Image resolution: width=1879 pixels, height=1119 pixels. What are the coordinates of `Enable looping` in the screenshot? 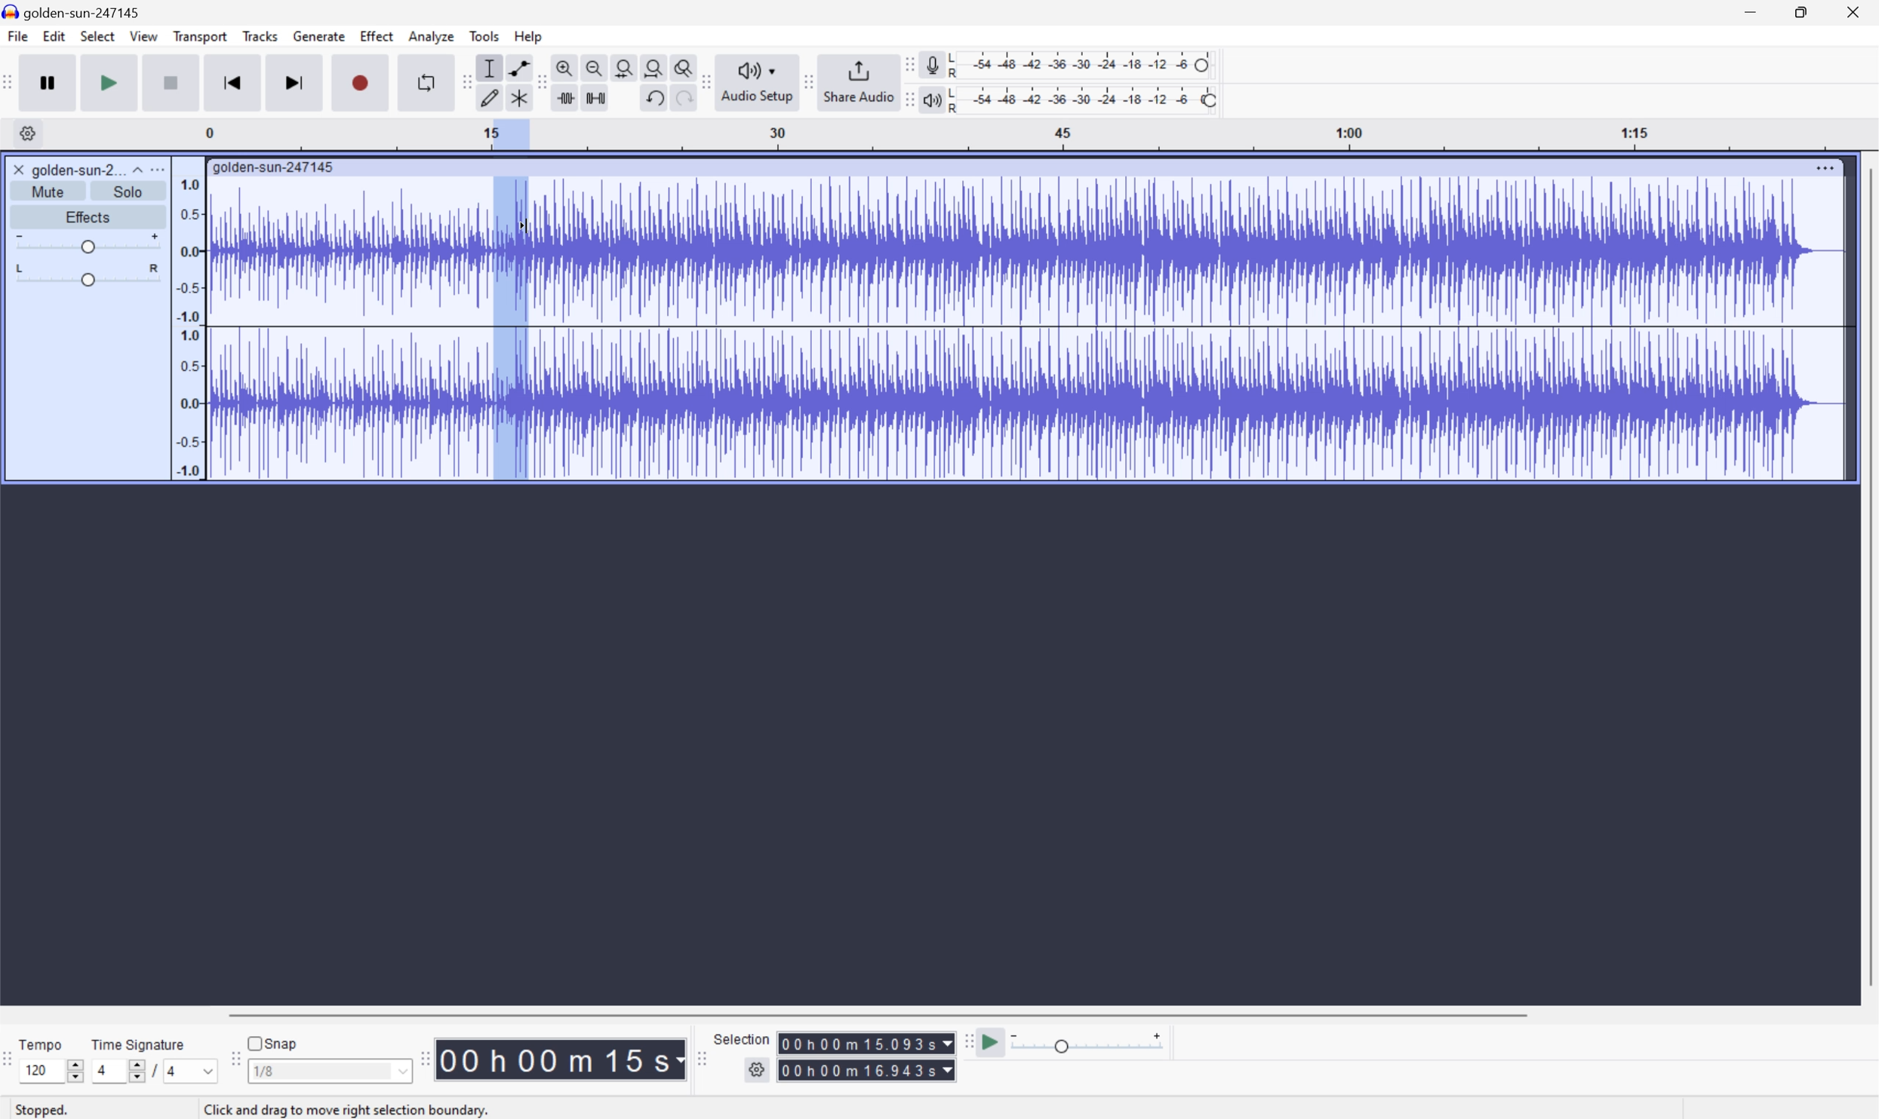 It's located at (423, 81).